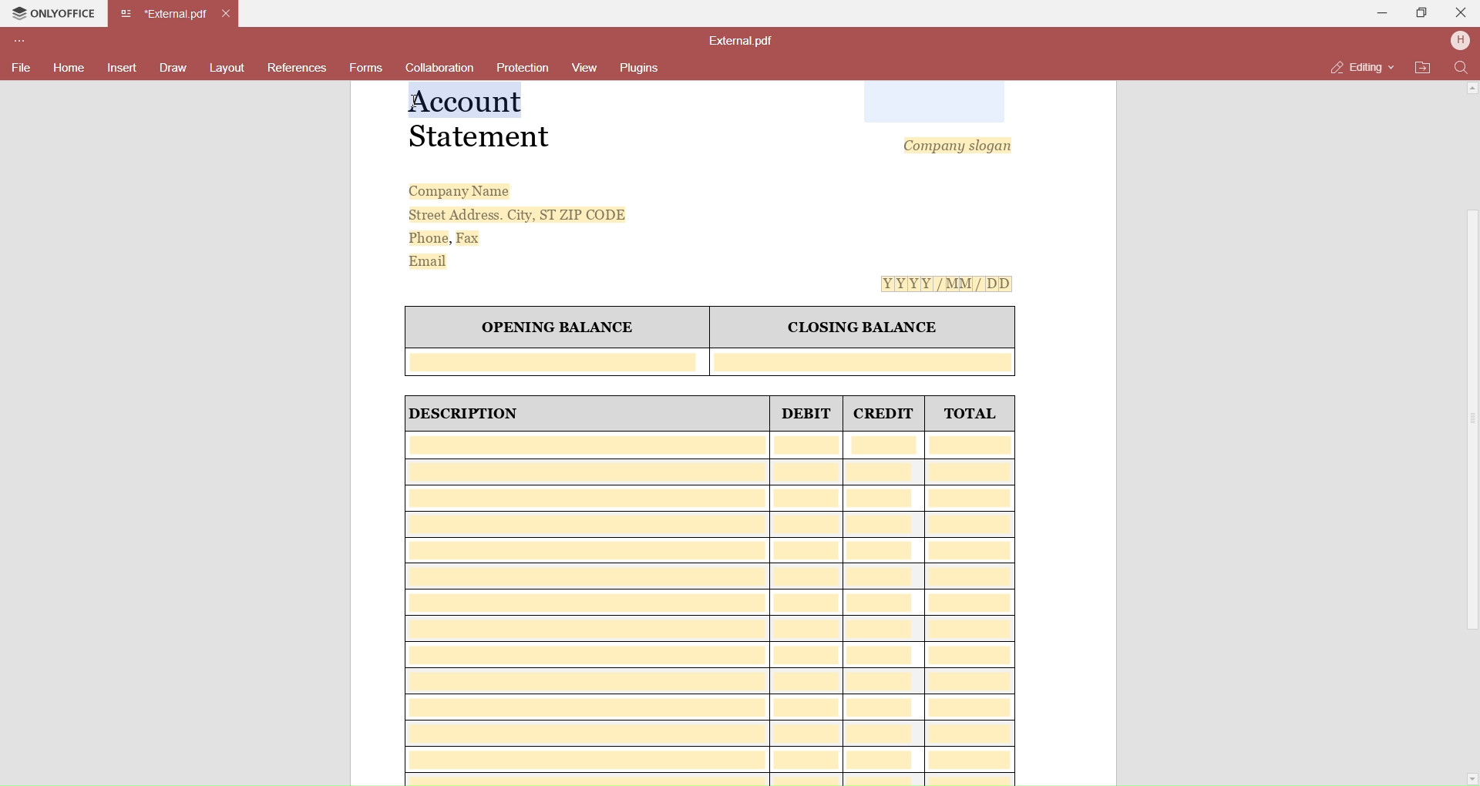 This screenshot has width=1480, height=786. Describe the element at coordinates (863, 329) in the screenshot. I see `CLOSING BALANCE` at that location.